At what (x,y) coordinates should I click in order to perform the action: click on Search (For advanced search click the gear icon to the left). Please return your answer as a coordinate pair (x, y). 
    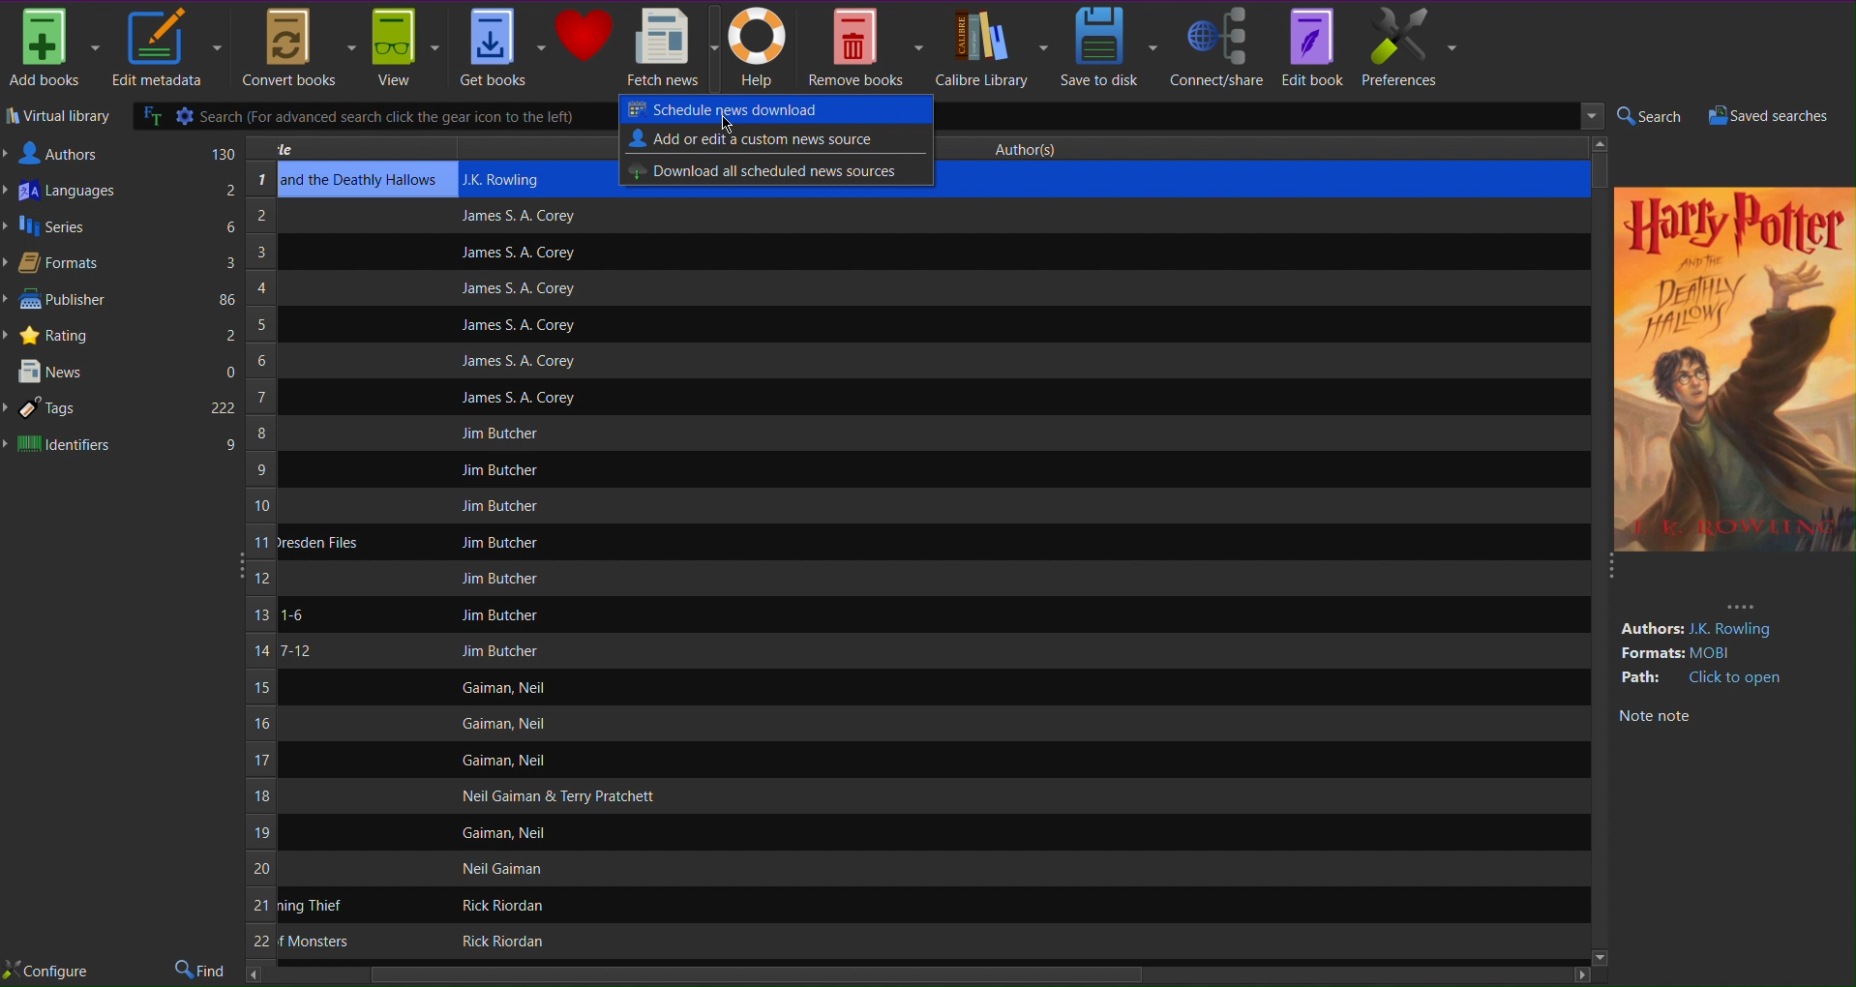
    Looking at the image, I should click on (373, 116).